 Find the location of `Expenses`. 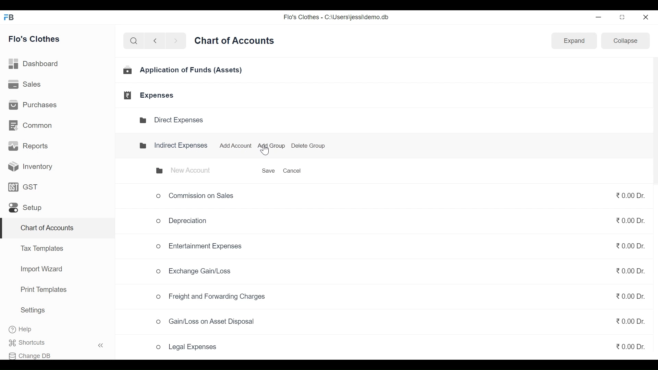

Expenses is located at coordinates (150, 95).